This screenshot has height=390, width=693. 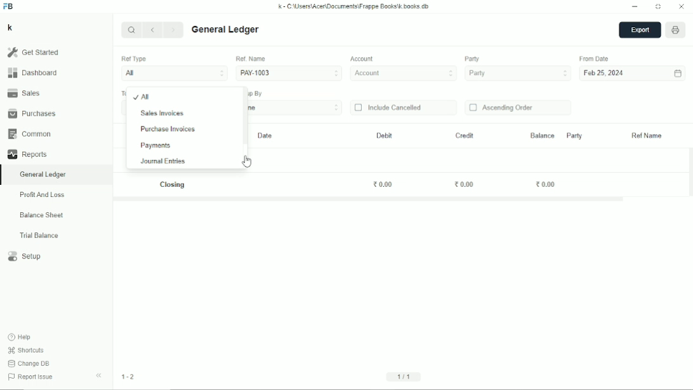 I want to click on Debit, so click(x=385, y=135).